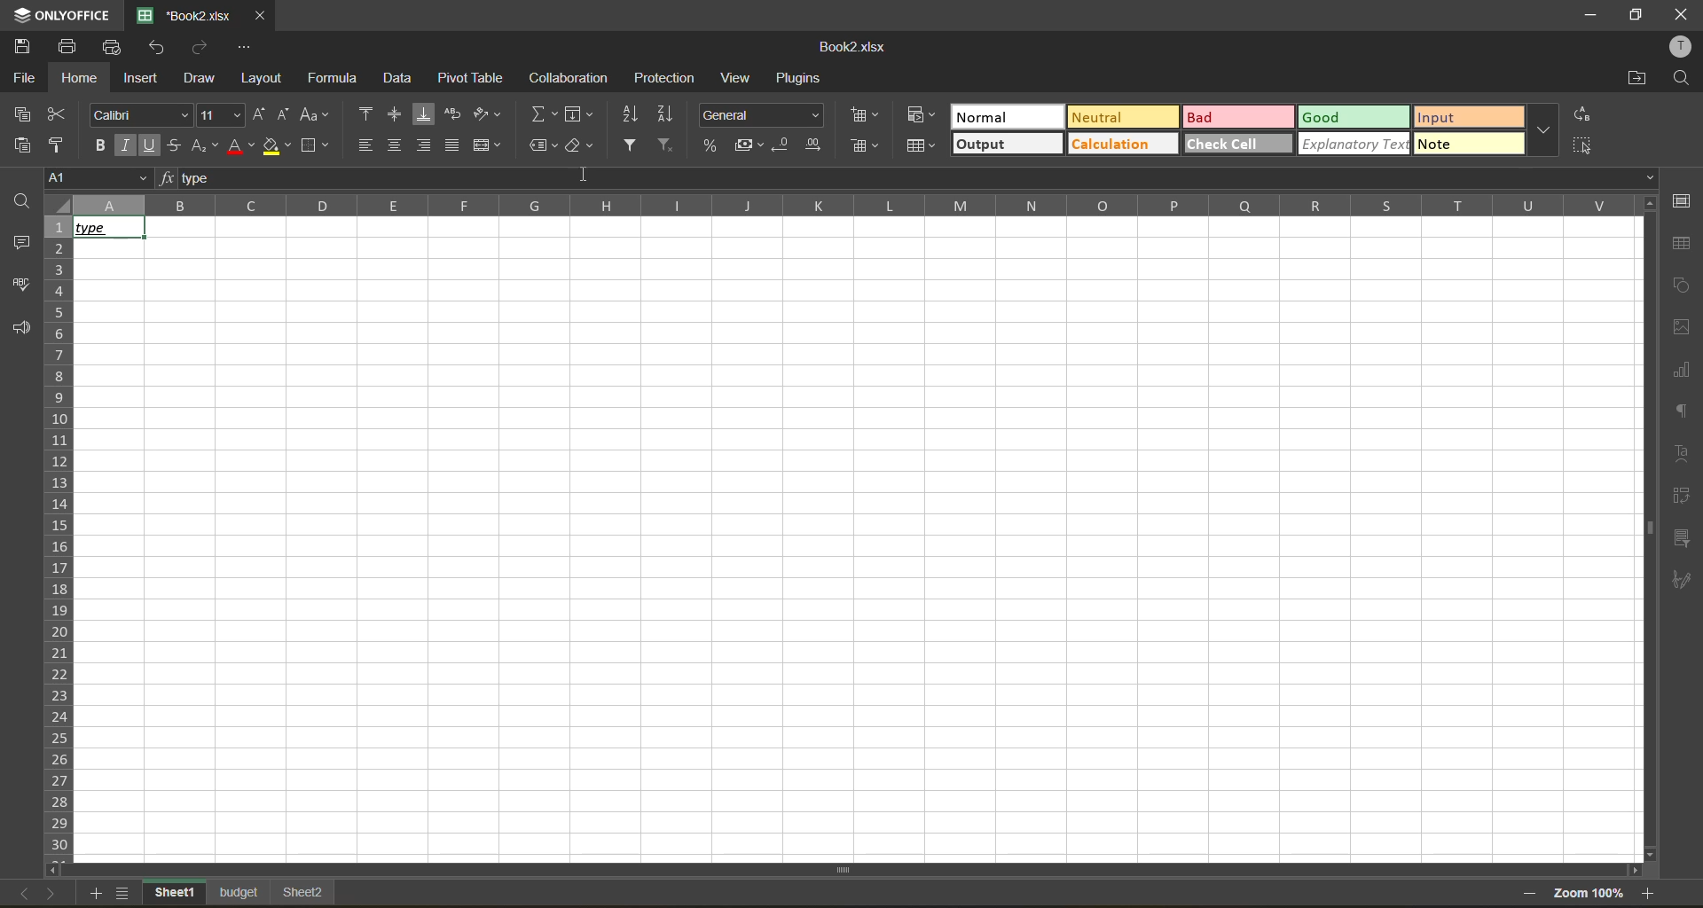  What do you see at coordinates (578, 114) in the screenshot?
I see `fields` at bounding box center [578, 114].